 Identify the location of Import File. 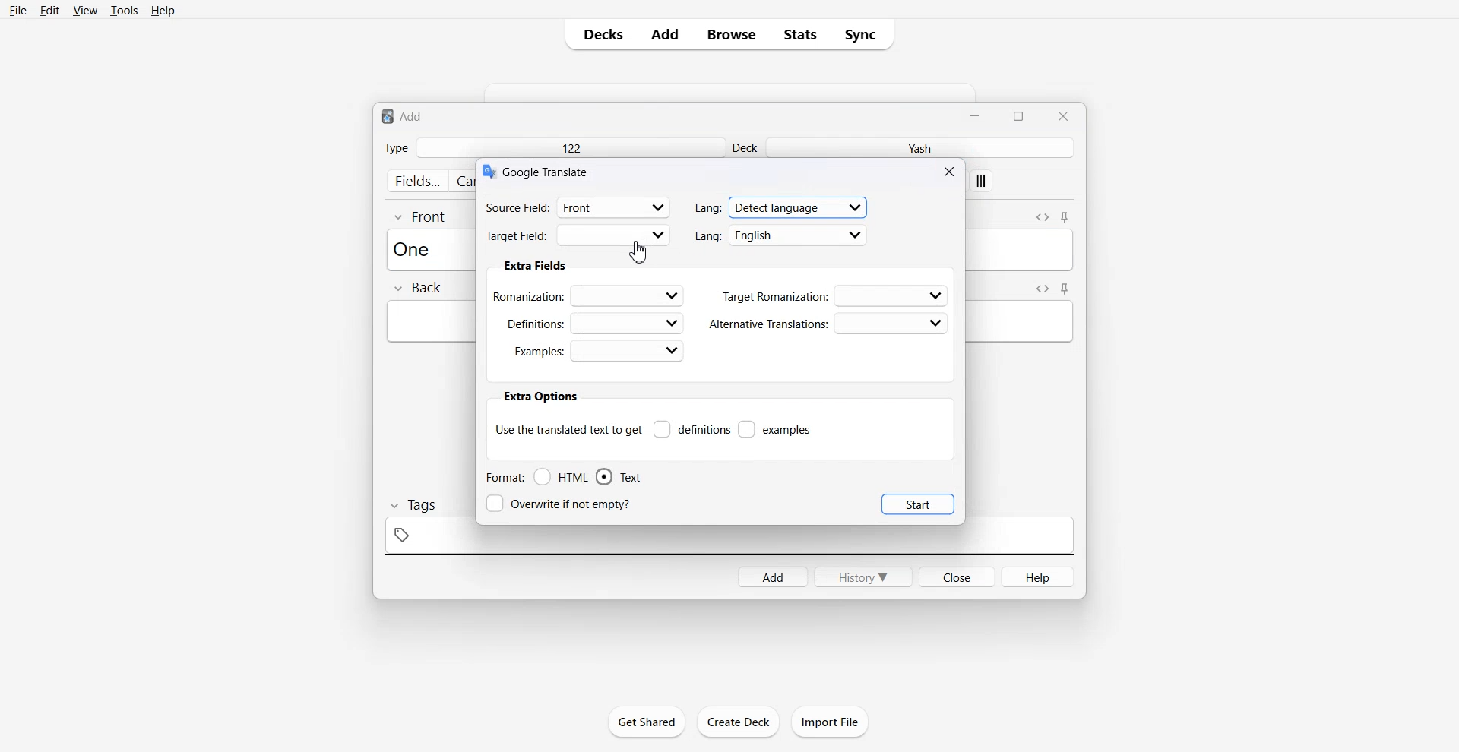
(831, 722).